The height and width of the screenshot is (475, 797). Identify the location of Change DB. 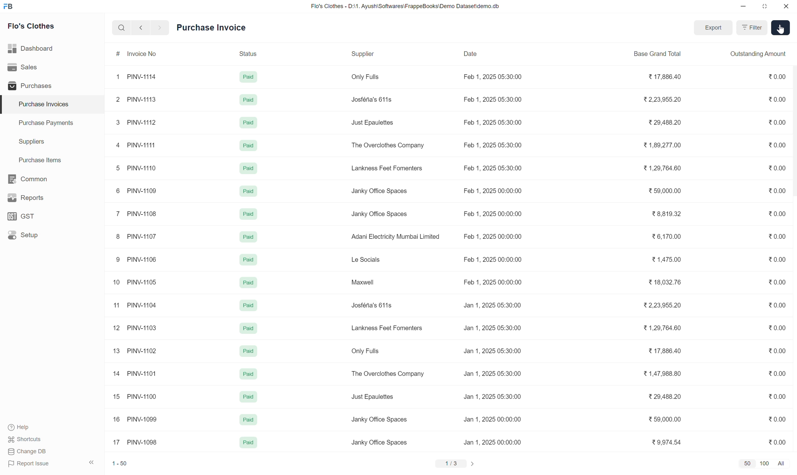
(28, 452).